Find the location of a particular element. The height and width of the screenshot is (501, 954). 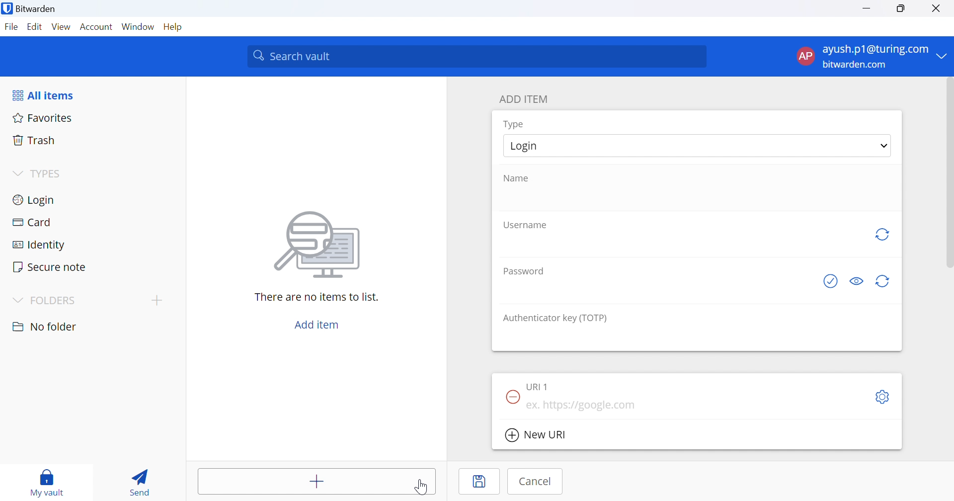

Username is located at coordinates (526, 225).